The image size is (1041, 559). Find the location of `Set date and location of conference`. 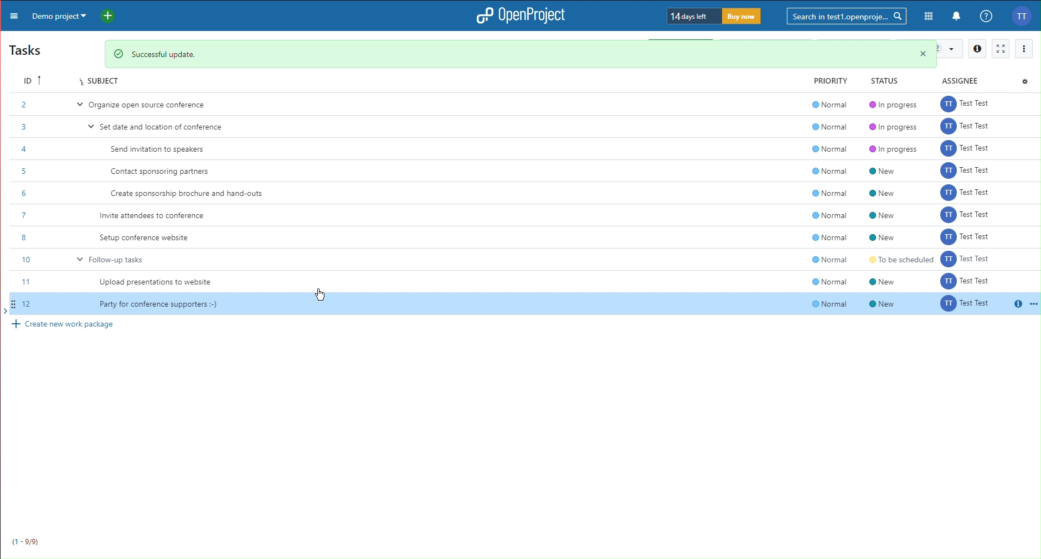

Set date and location of conference is located at coordinates (166, 127).